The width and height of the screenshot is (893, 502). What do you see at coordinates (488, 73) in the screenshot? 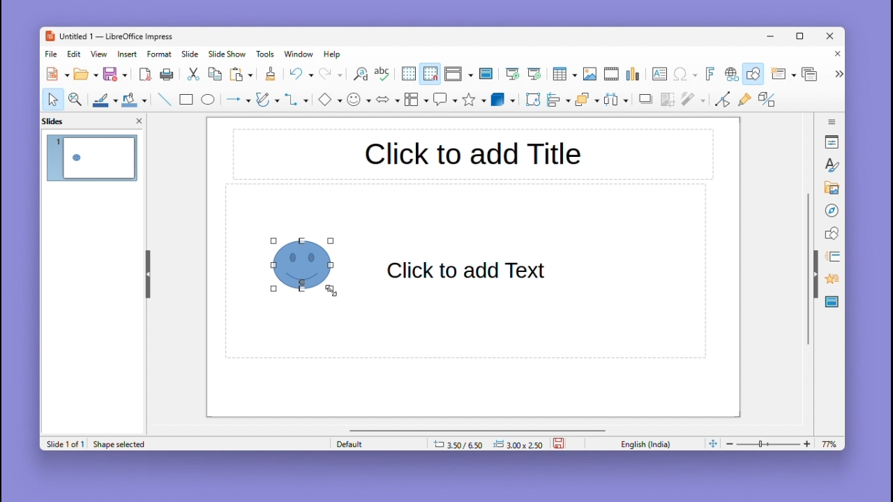
I see `Master slide` at bounding box center [488, 73].